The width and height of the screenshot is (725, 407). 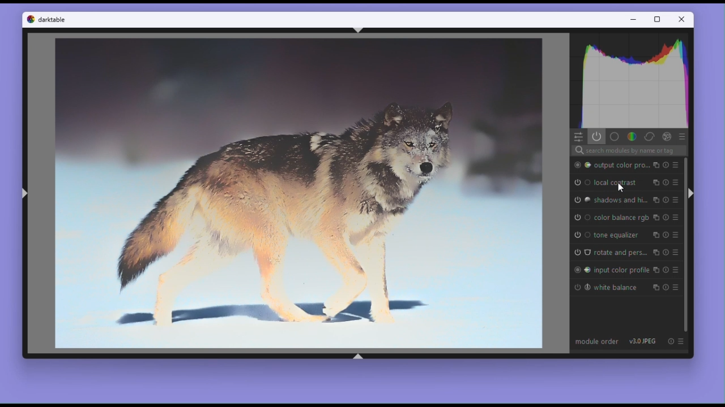 What do you see at coordinates (628, 150) in the screenshot?
I see `Search module by name or page` at bounding box center [628, 150].